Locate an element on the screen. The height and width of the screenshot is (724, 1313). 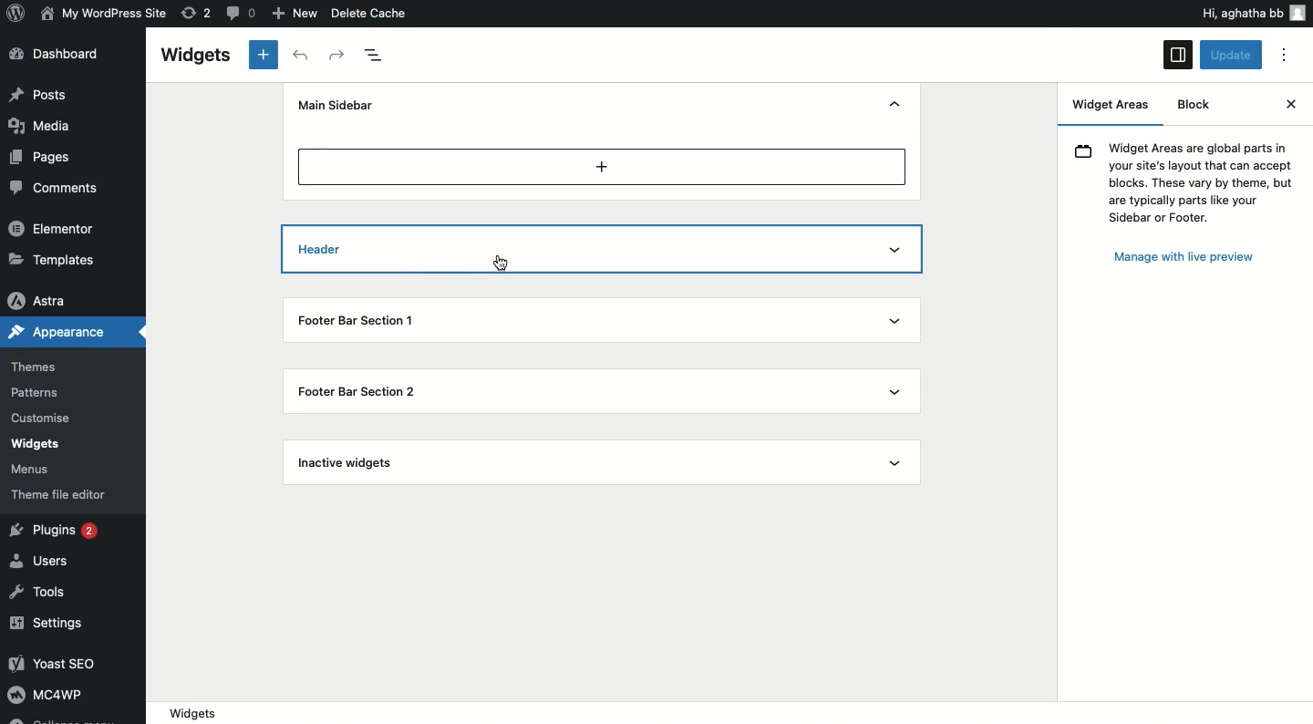
Add is located at coordinates (603, 166).